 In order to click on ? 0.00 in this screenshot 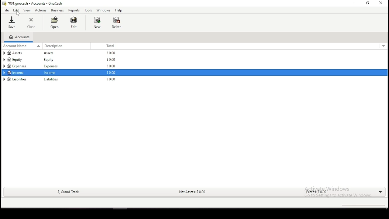, I will do `click(110, 80)`.